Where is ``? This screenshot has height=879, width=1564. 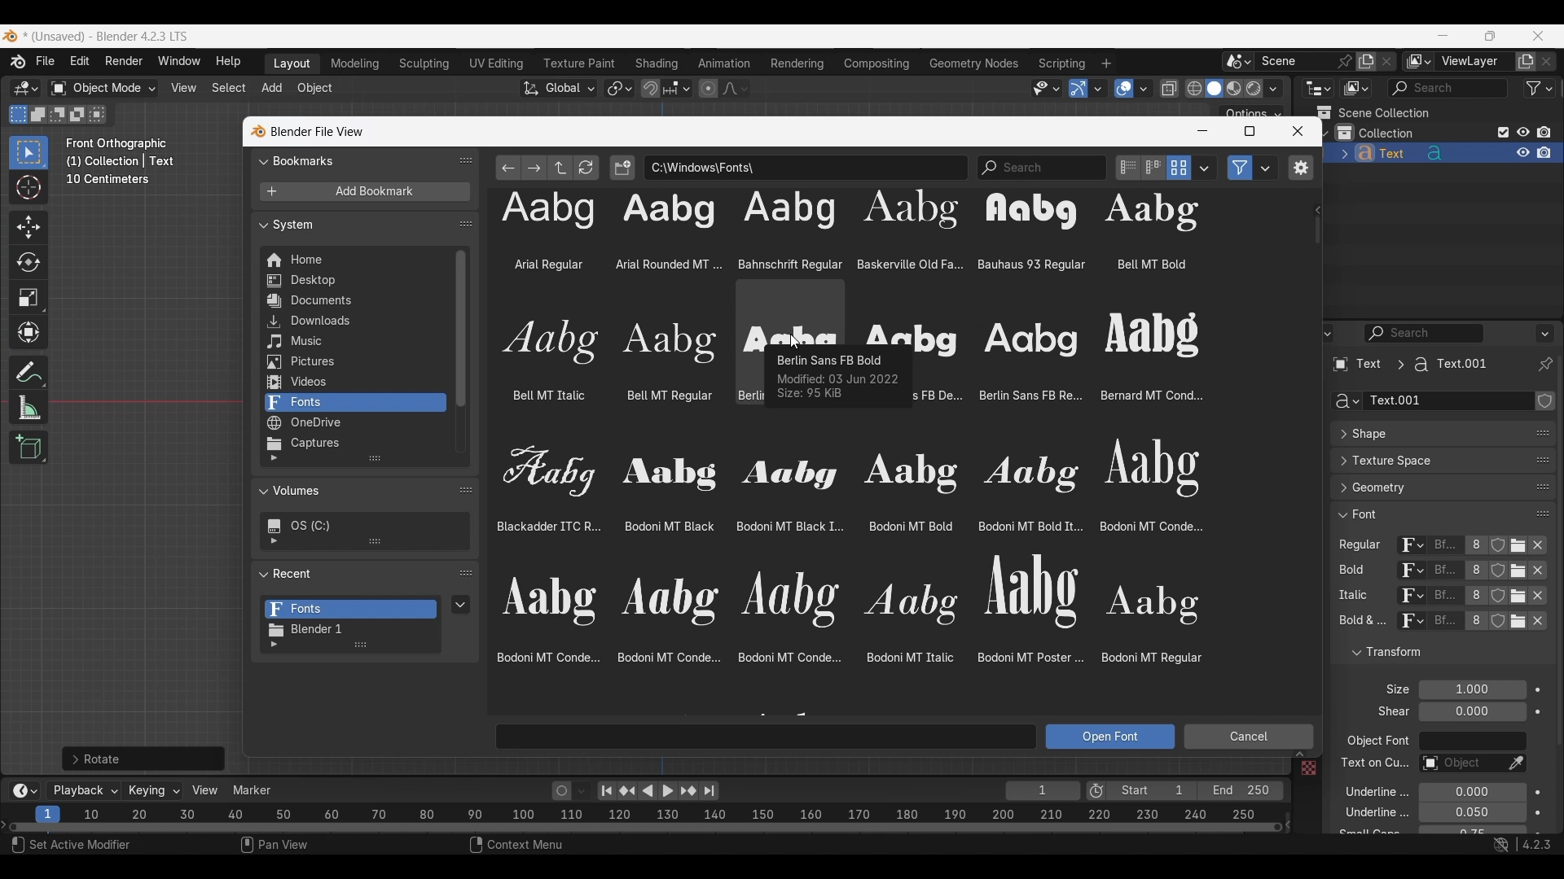
 is located at coordinates (1408, 597).